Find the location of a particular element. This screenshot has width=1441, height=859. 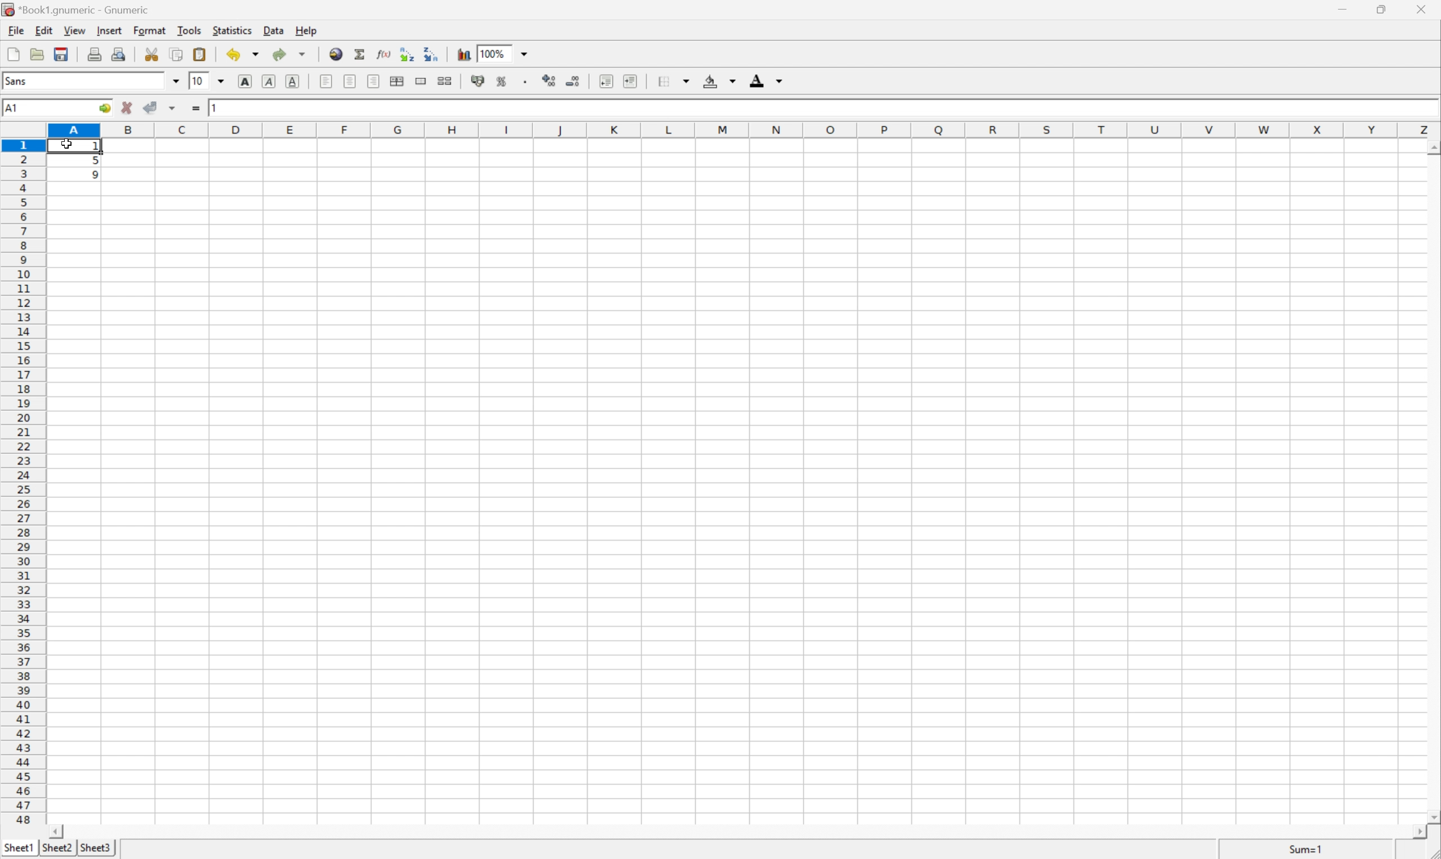

accept changes is located at coordinates (152, 106).